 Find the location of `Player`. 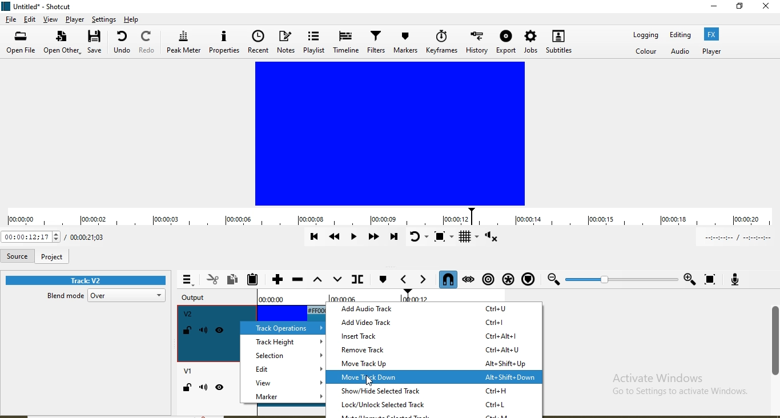

Player is located at coordinates (710, 51).